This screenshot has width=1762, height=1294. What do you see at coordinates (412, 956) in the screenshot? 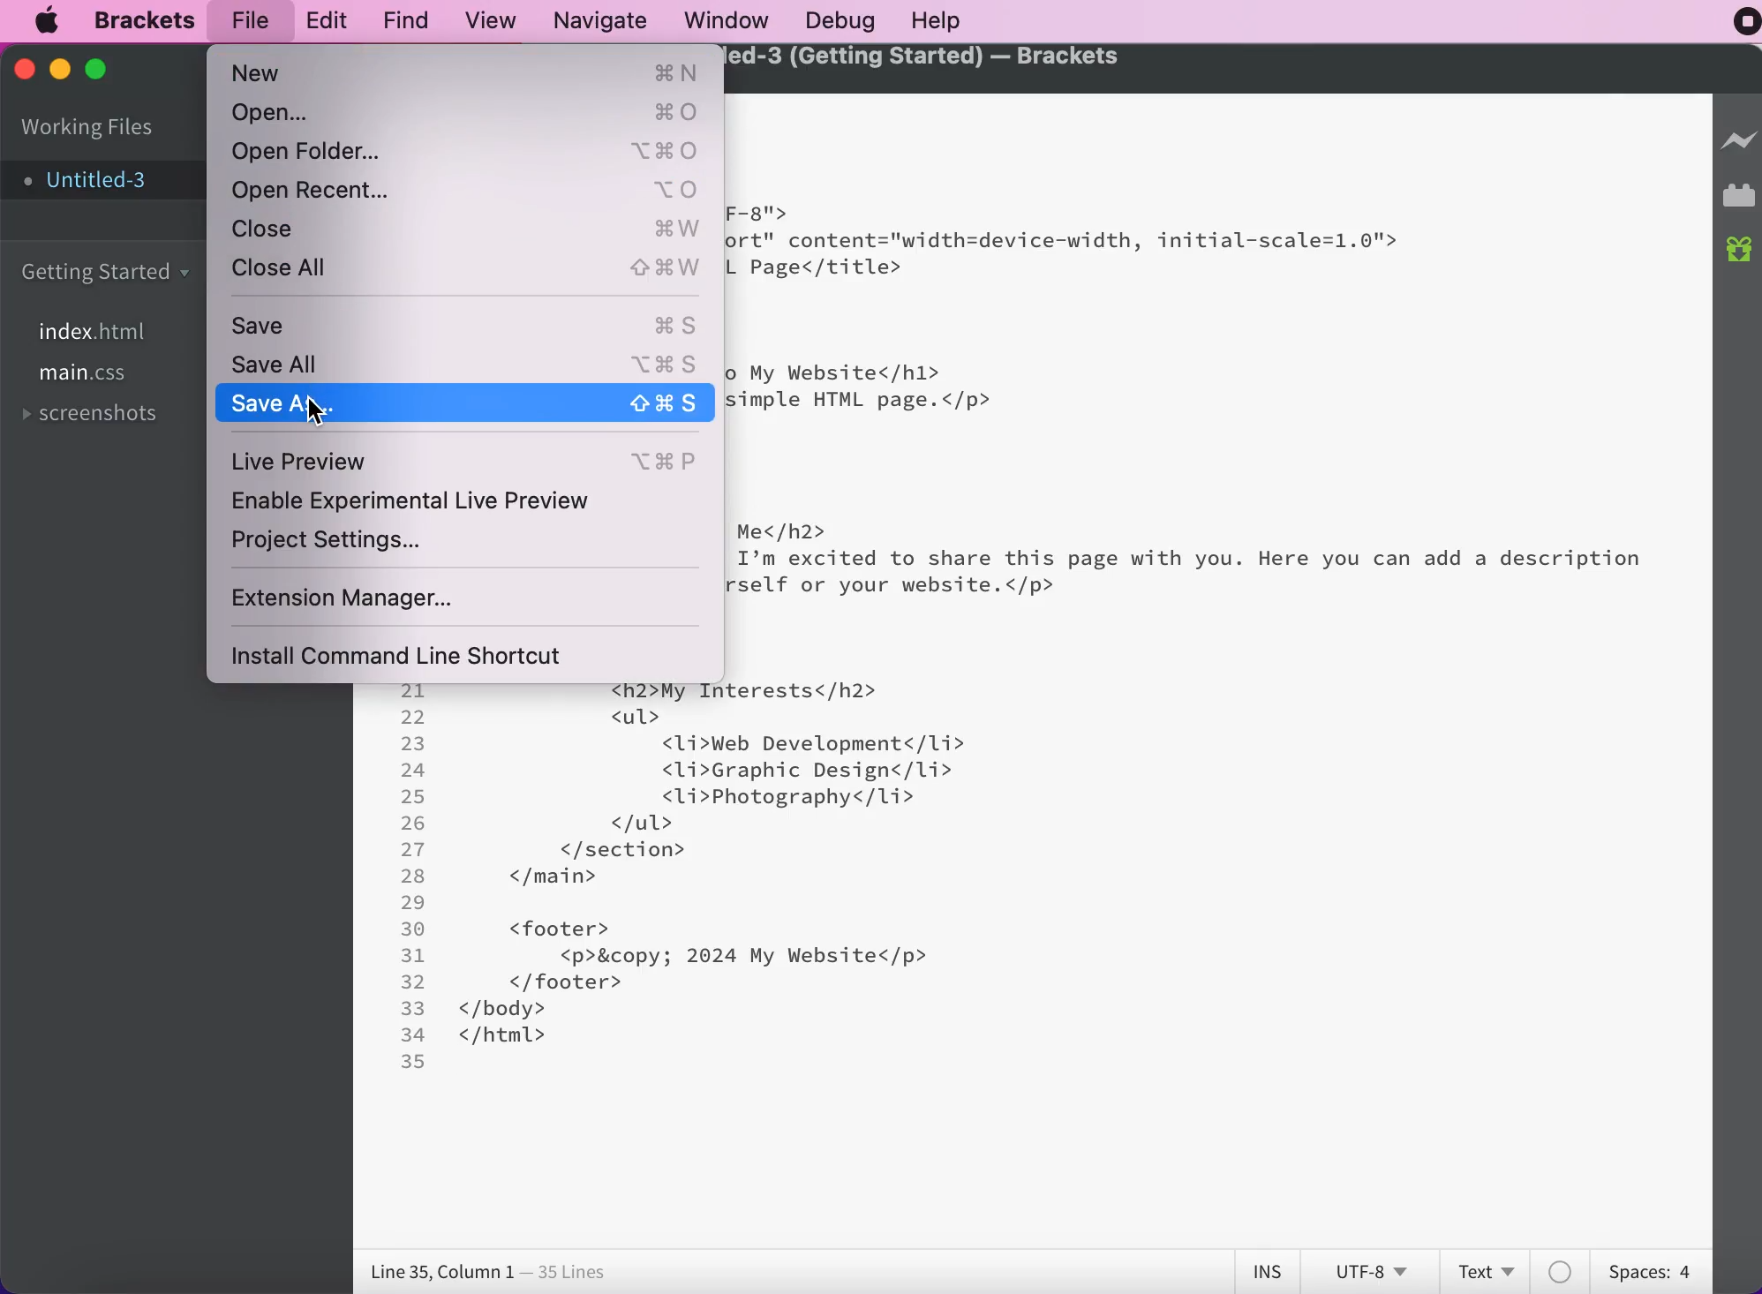
I see `31` at bounding box center [412, 956].